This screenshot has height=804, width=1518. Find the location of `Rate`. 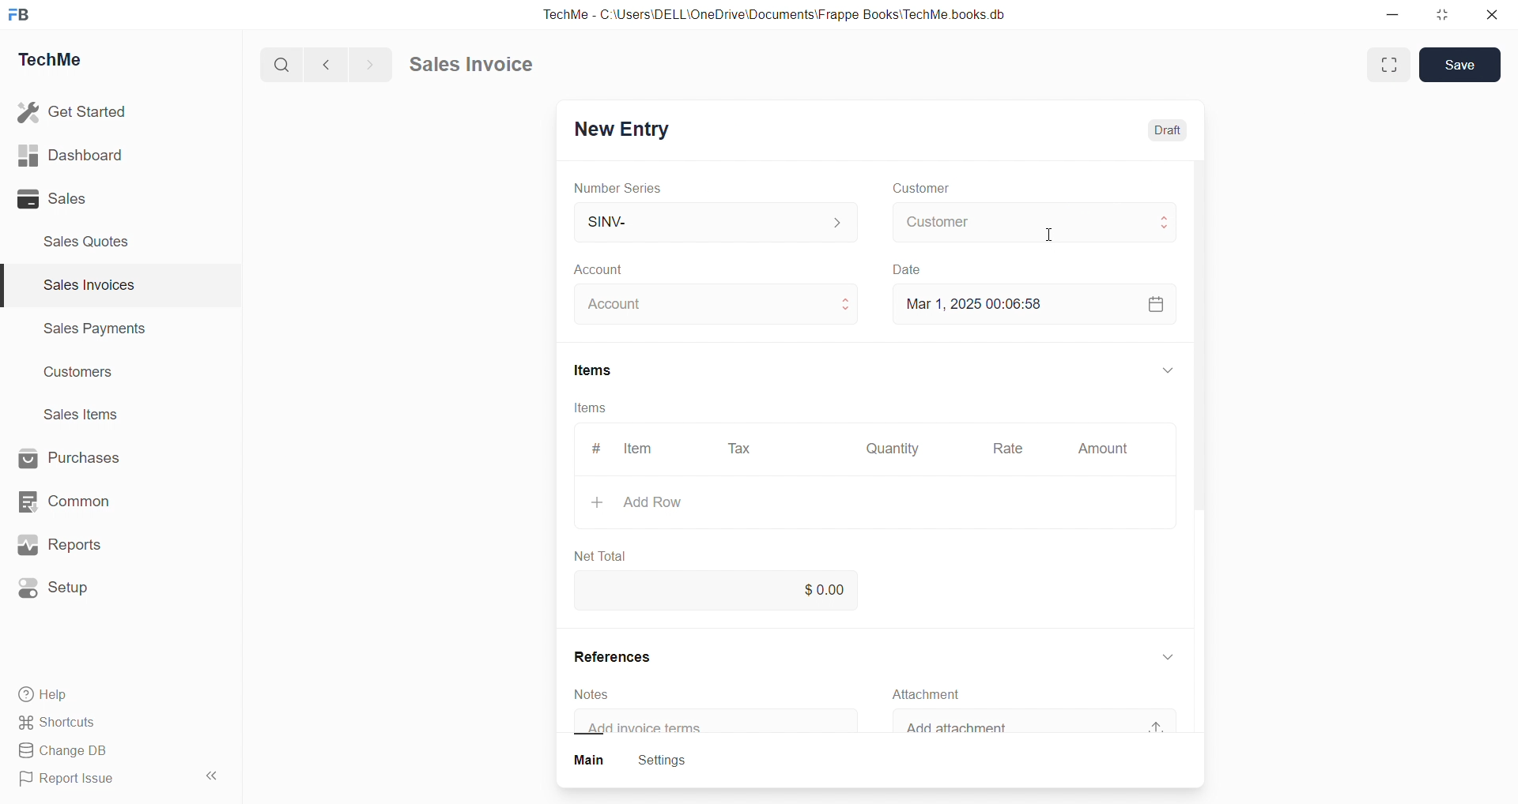

Rate is located at coordinates (1011, 450).